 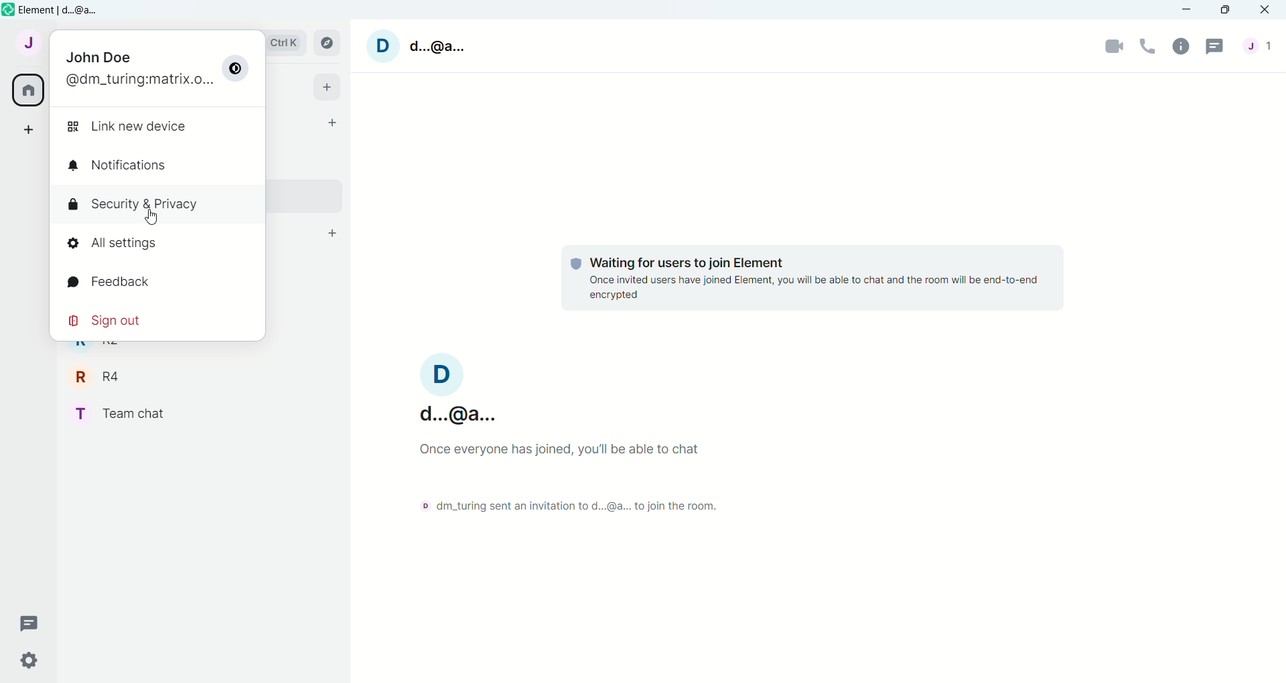 I want to click on Element | d..@a..., so click(x=62, y=11).